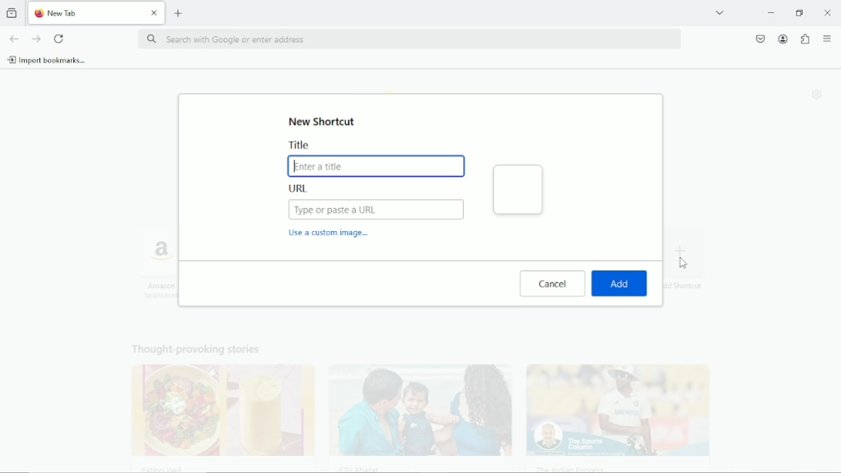 Image resolution: width=841 pixels, height=473 pixels. Describe the element at coordinates (155, 13) in the screenshot. I see `Close Tab` at that location.